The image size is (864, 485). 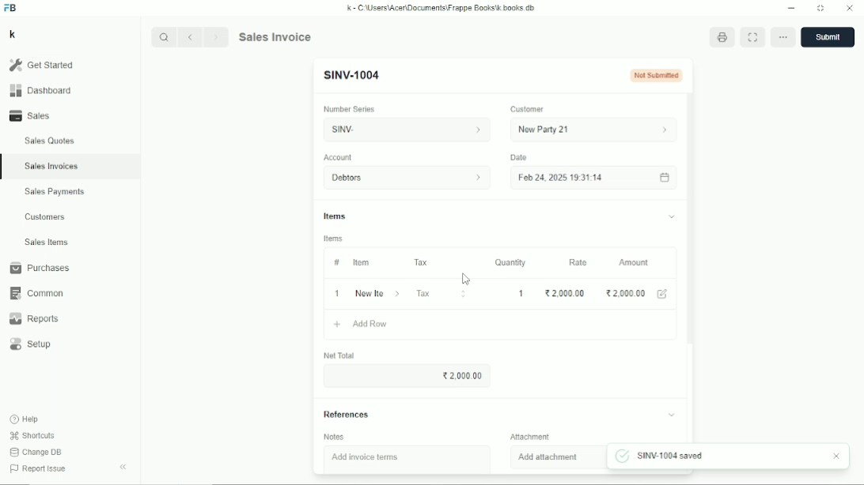 I want to click on Shortcuts, so click(x=32, y=435).